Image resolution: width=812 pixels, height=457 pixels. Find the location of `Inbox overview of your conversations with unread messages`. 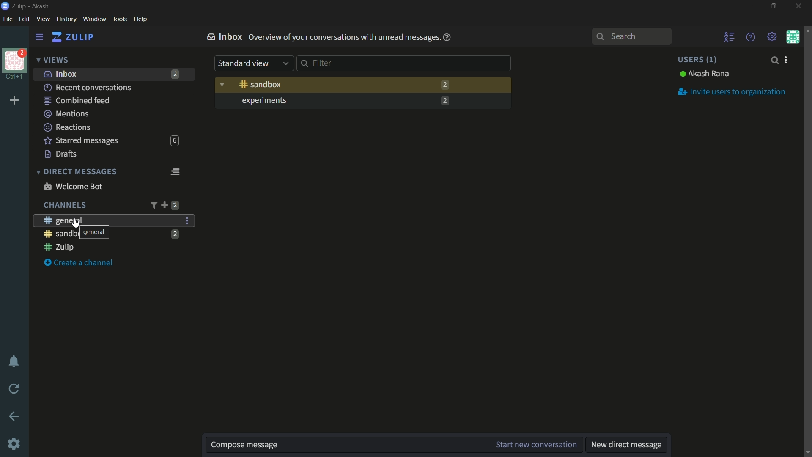

Inbox overview of your conversations with unread messages is located at coordinates (322, 37).